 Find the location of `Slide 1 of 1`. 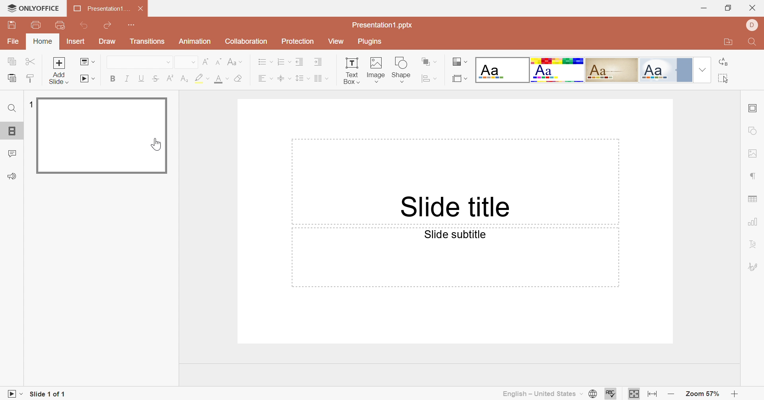

Slide 1 of 1 is located at coordinates (49, 393).